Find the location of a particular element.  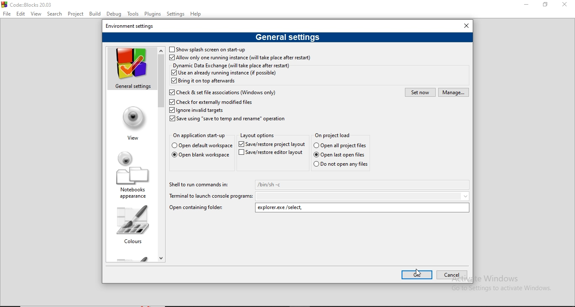

Environment settings is located at coordinates (132, 26).